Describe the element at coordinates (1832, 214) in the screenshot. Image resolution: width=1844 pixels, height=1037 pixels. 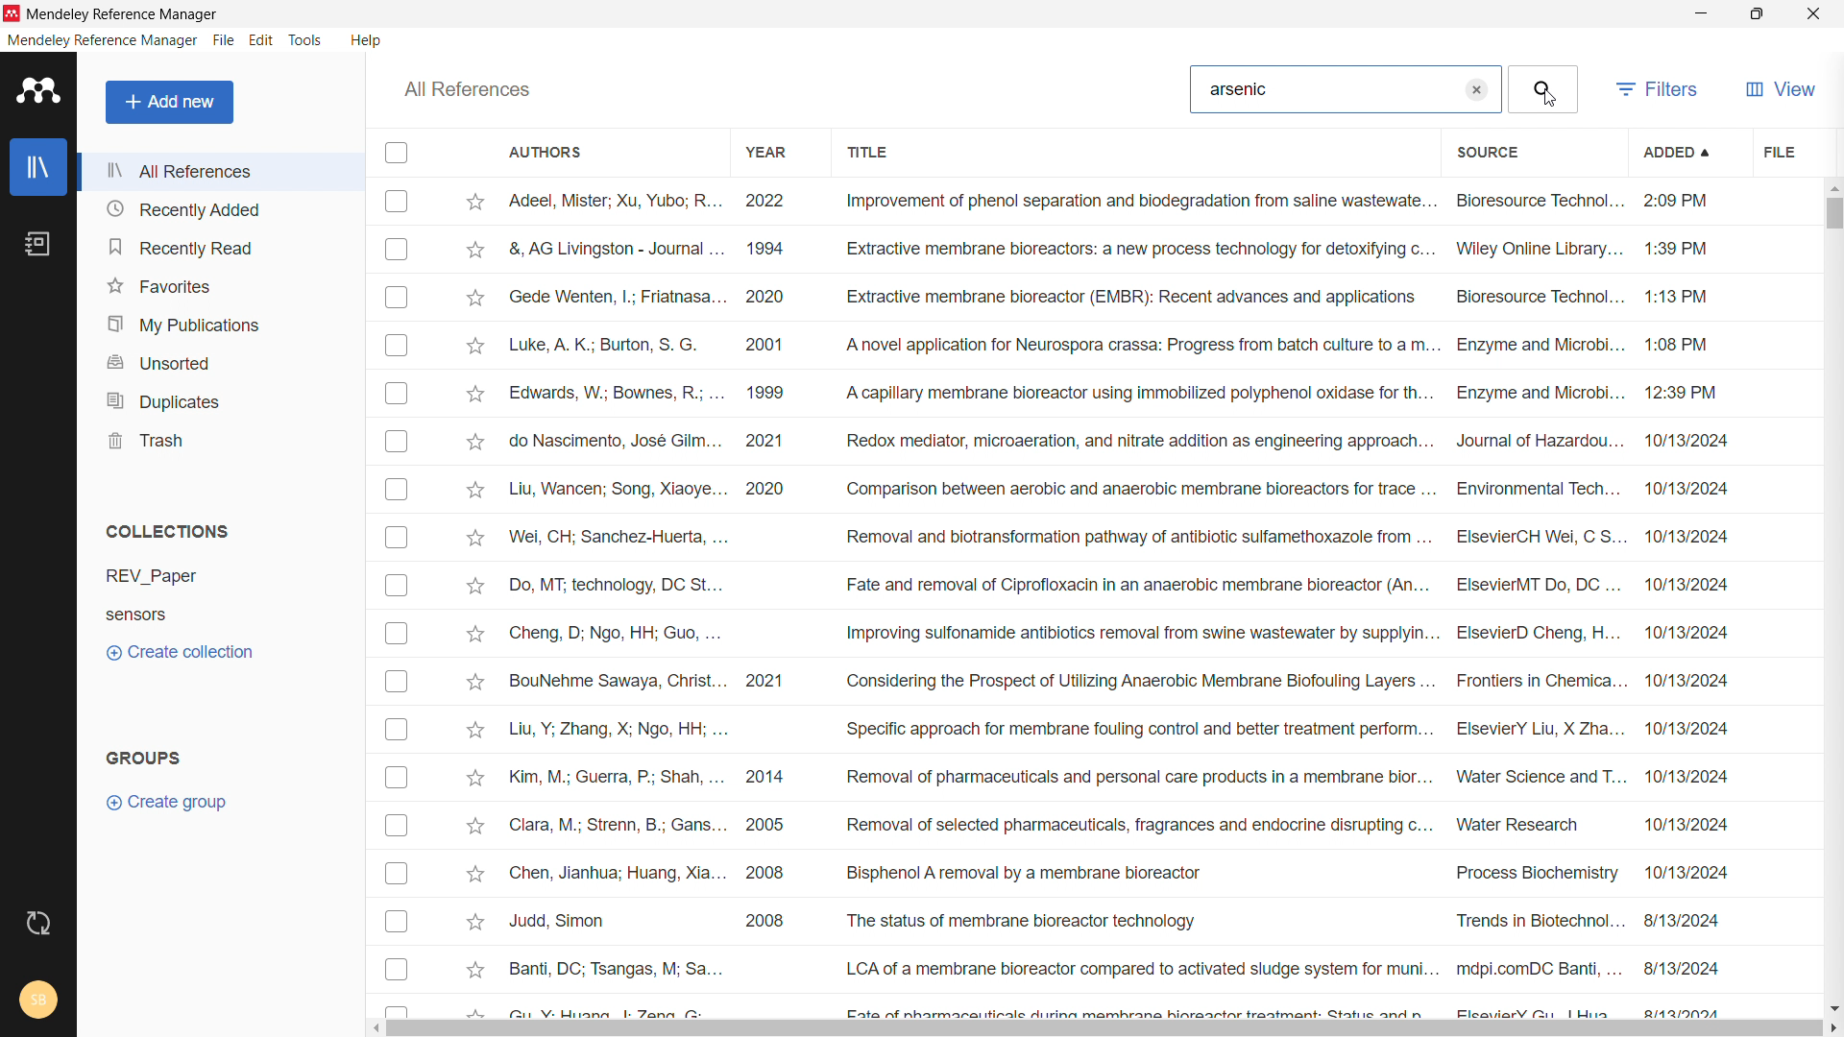
I see `vertical scrollbar` at that location.